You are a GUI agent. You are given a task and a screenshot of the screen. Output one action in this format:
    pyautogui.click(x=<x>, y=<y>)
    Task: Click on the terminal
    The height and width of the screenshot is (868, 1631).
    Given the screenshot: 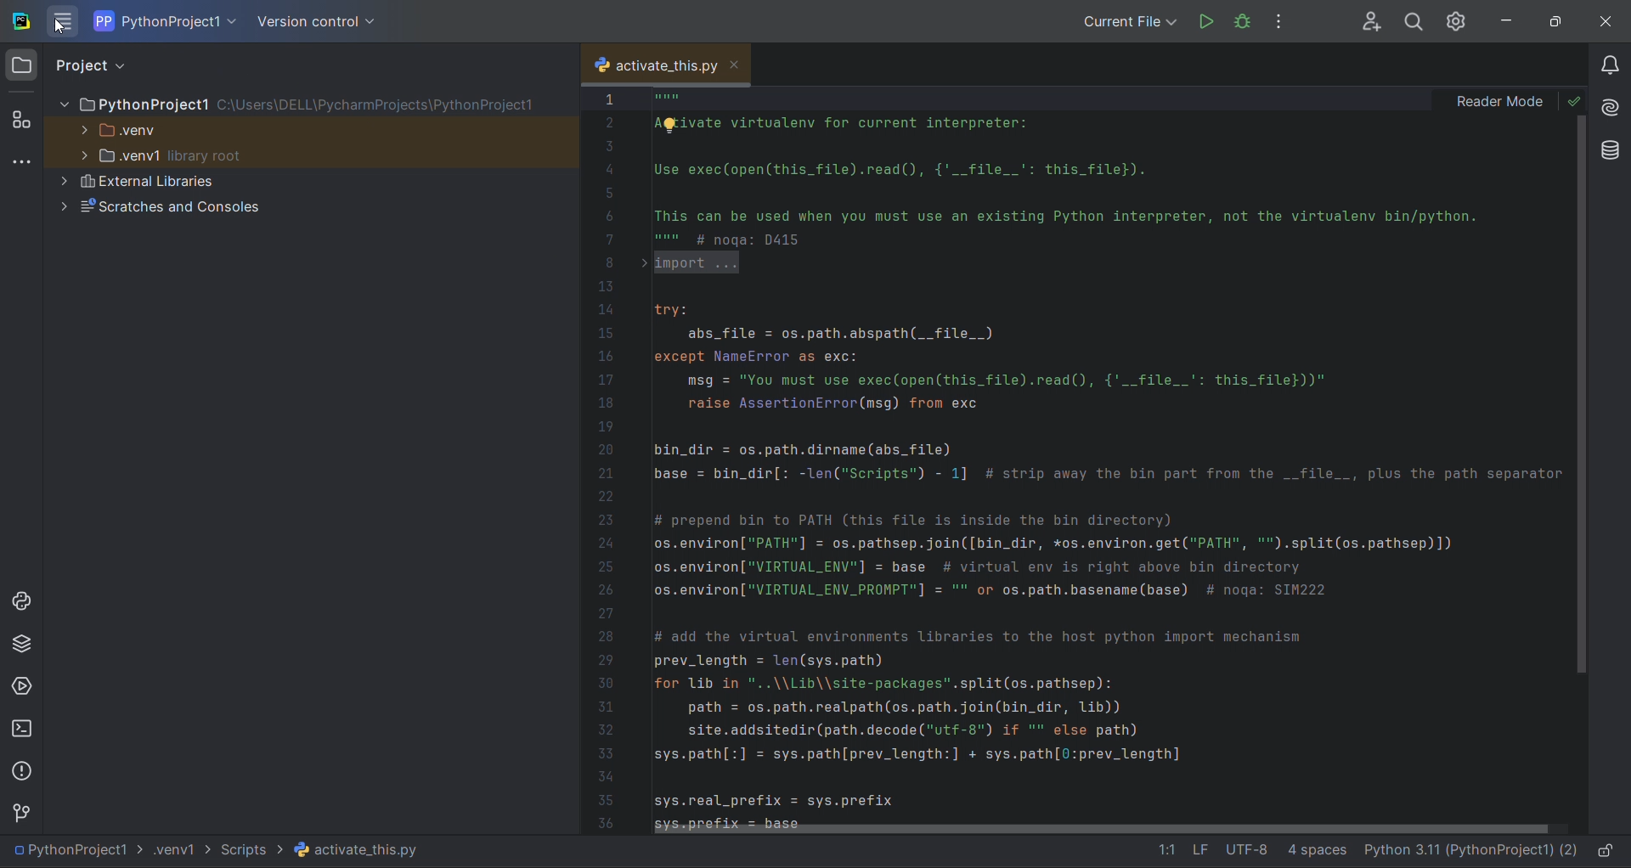 What is the action you would take?
    pyautogui.click(x=25, y=732)
    